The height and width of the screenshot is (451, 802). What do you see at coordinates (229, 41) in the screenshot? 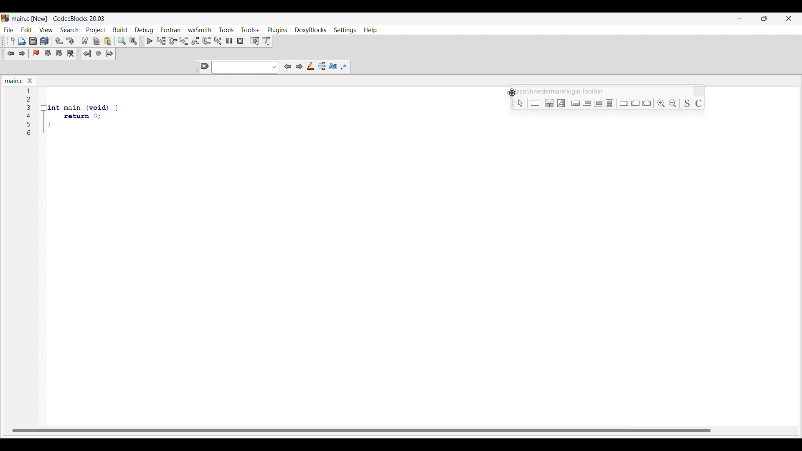
I see `Break debugger` at bounding box center [229, 41].